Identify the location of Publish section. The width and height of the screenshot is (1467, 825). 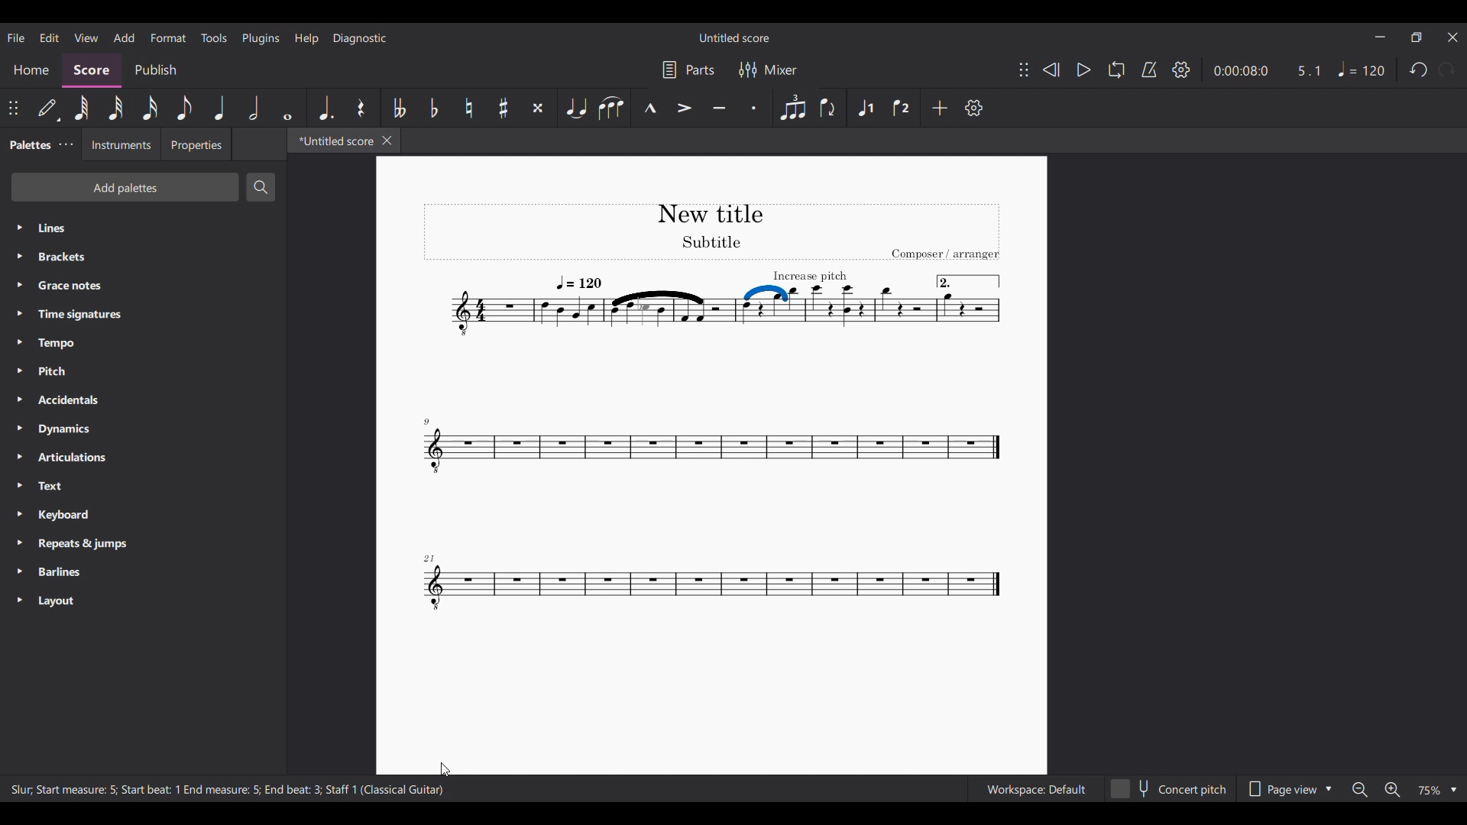
(155, 71).